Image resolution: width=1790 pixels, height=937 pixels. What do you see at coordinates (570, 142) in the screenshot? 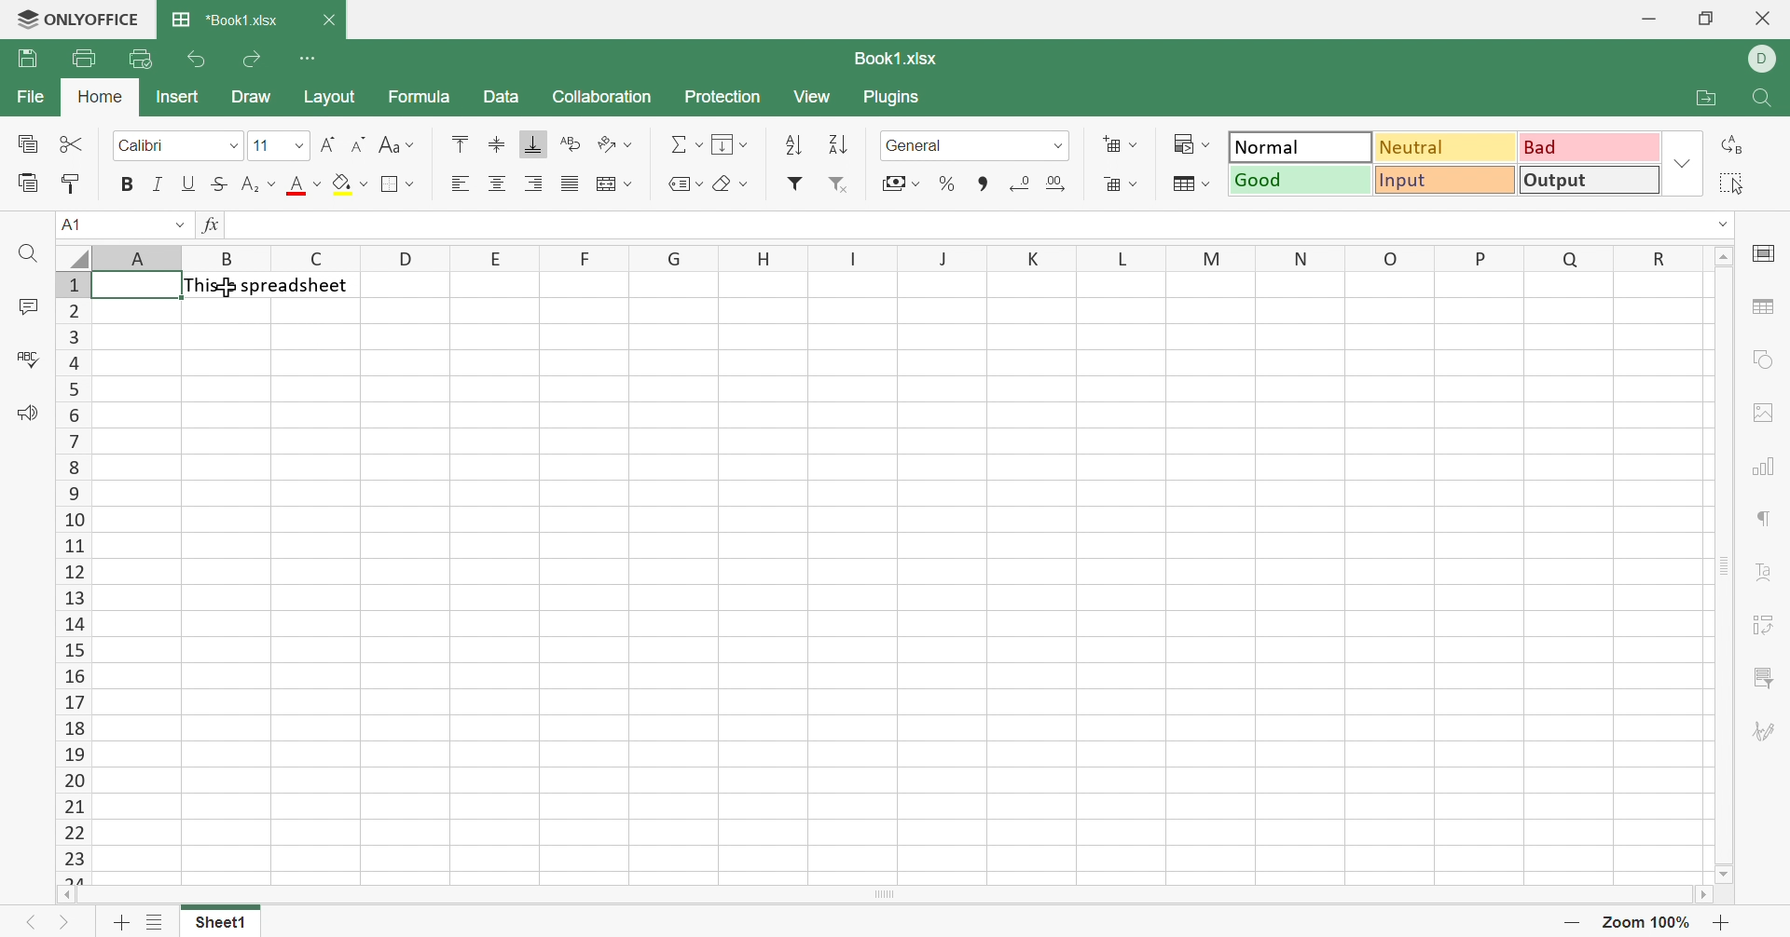
I see `Wrap Text` at bounding box center [570, 142].